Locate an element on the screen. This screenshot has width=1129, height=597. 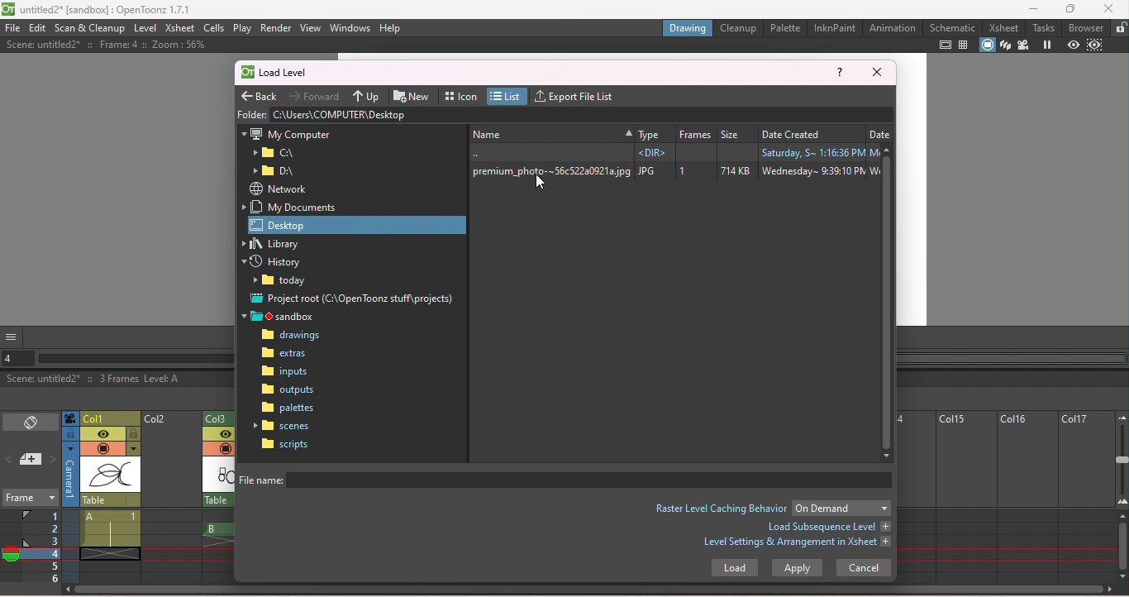
Folder is located at coordinates (274, 153).